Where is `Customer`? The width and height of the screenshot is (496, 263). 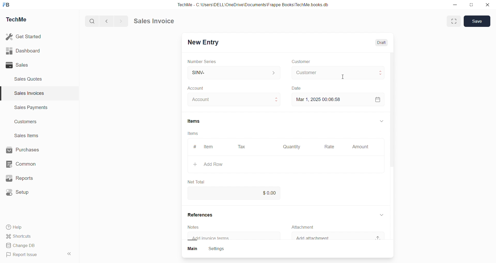 Customer is located at coordinates (301, 62).